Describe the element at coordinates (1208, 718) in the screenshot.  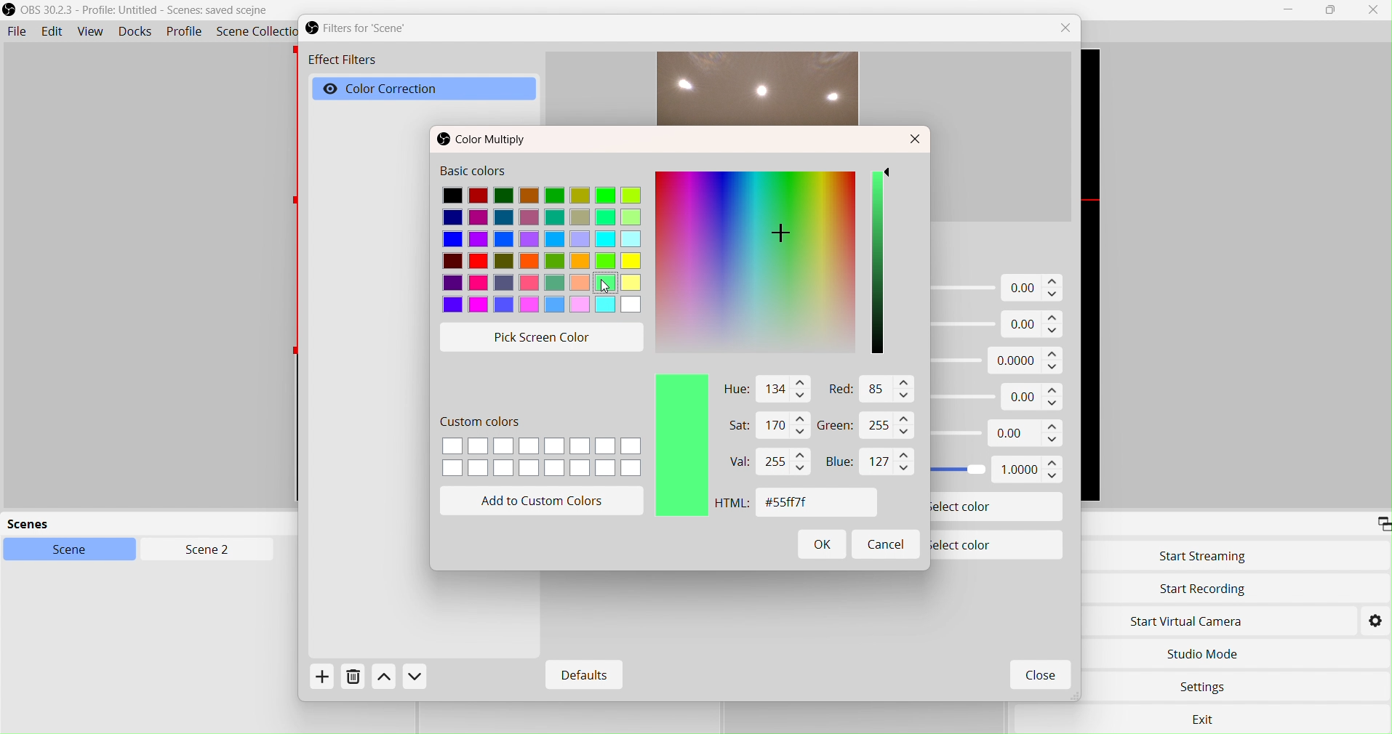
I see `exit` at that location.